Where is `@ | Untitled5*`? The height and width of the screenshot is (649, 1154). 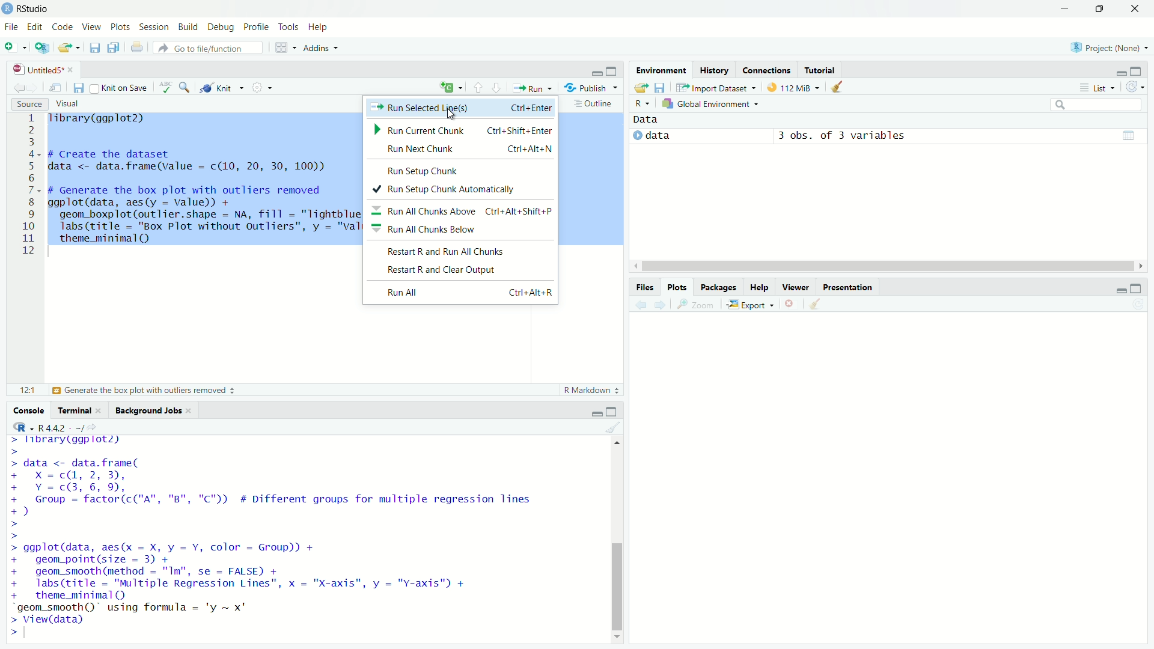 @ | Untitled5* is located at coordinates (41, 70).